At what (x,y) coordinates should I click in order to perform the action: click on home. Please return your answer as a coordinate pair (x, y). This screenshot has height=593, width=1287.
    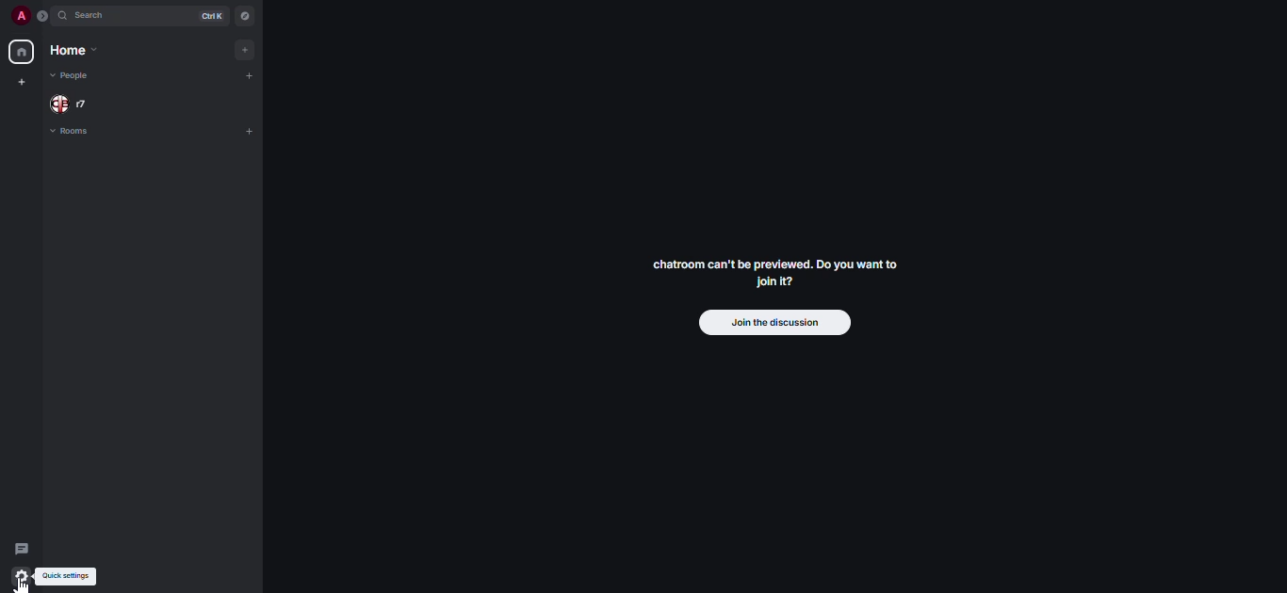
    Looking at the image, I should click on (21, 51).